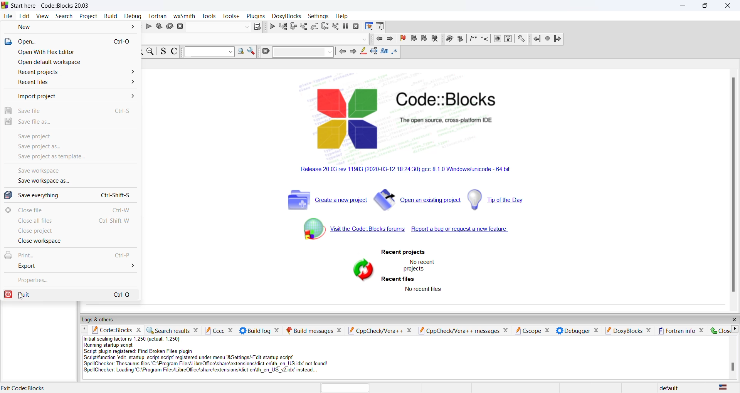  Describe the element at coordinates (424, 290) in the screenshot. I see `no recent file text` at that location.